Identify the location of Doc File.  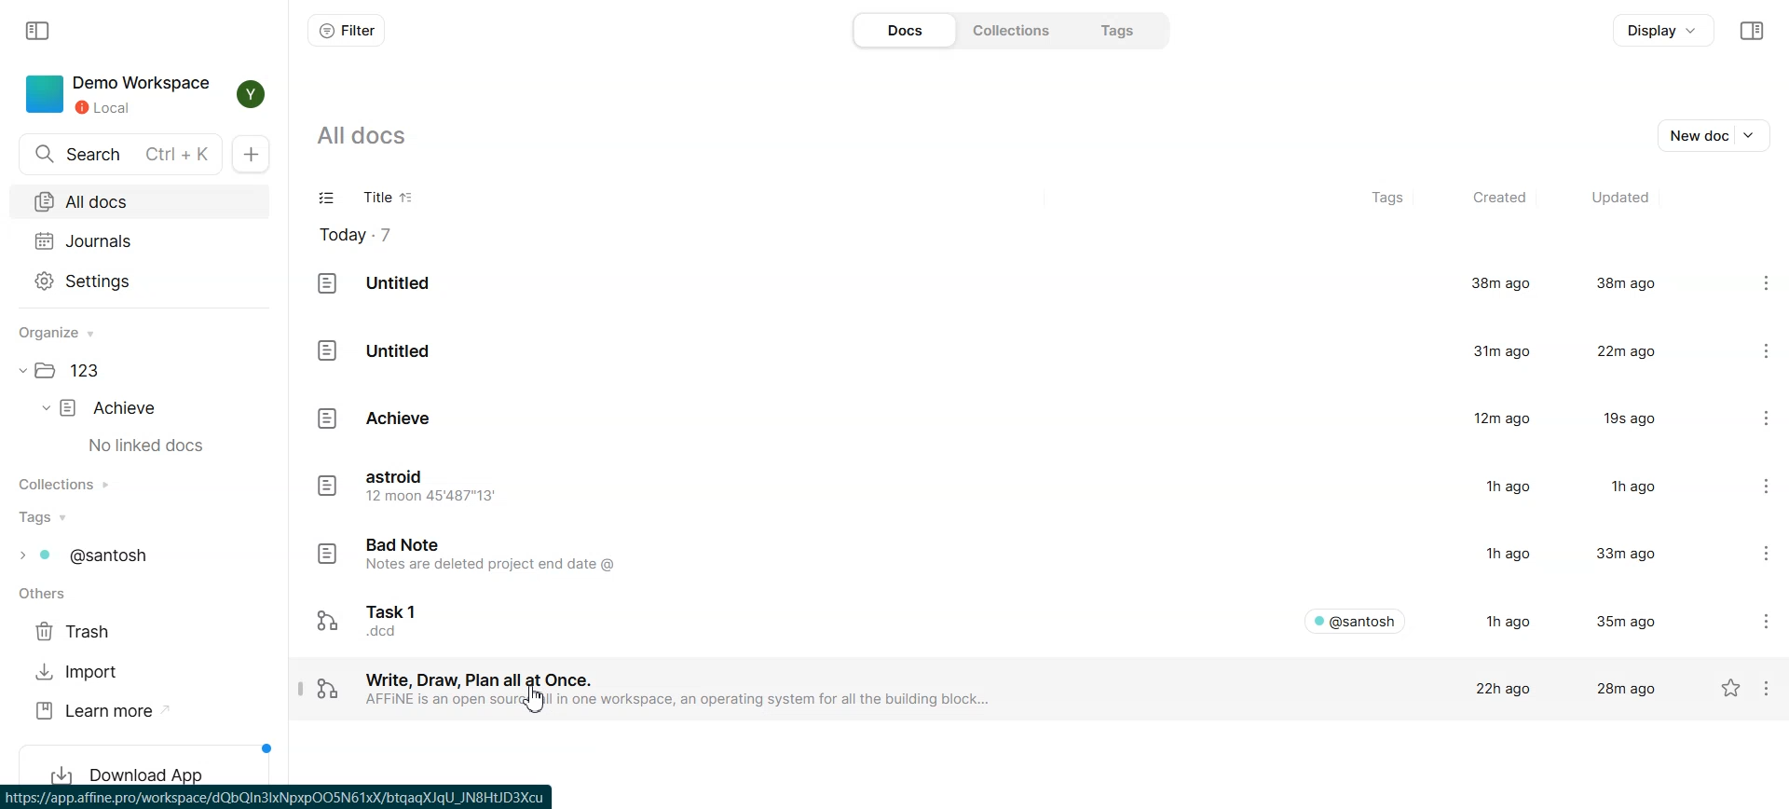
(999, 688).